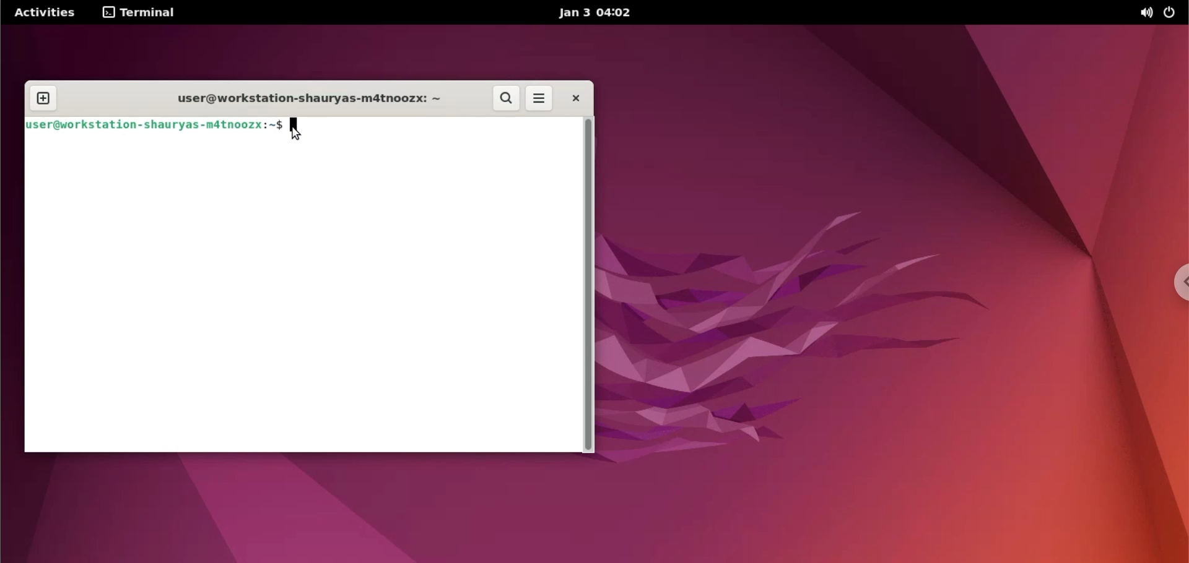  I want to click on chrome options, so click(1170, 280).